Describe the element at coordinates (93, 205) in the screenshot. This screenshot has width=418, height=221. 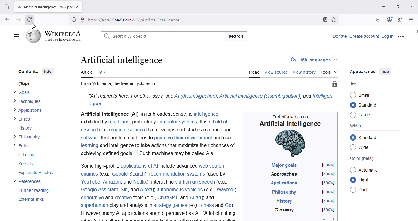
I see `superhuman` at that location.